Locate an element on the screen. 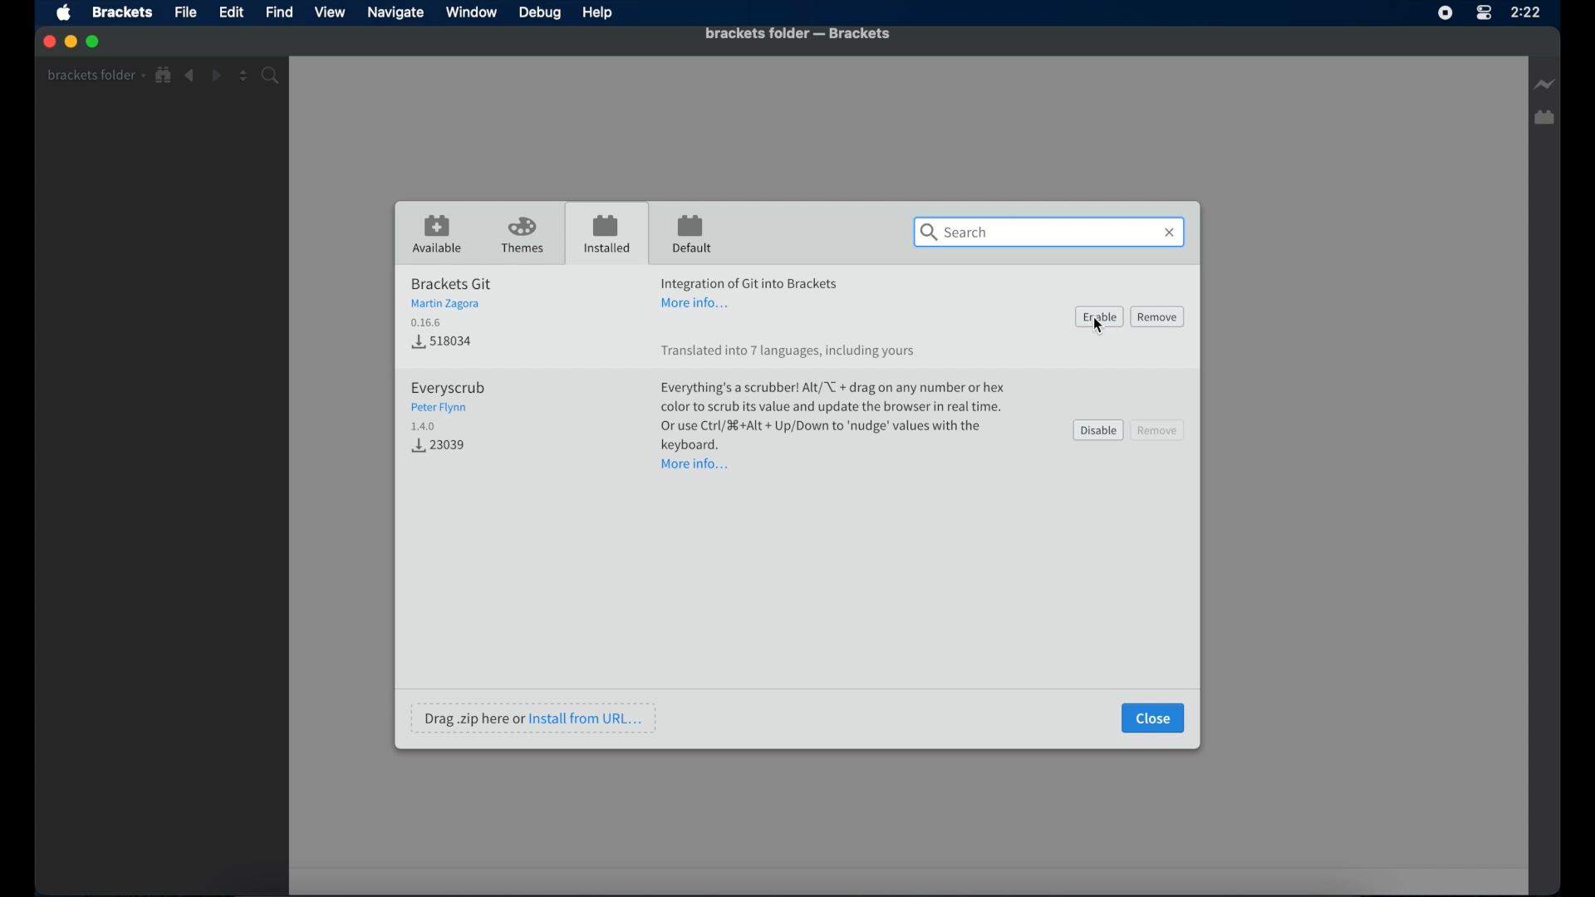  backward is located at coordinates (190, 76).